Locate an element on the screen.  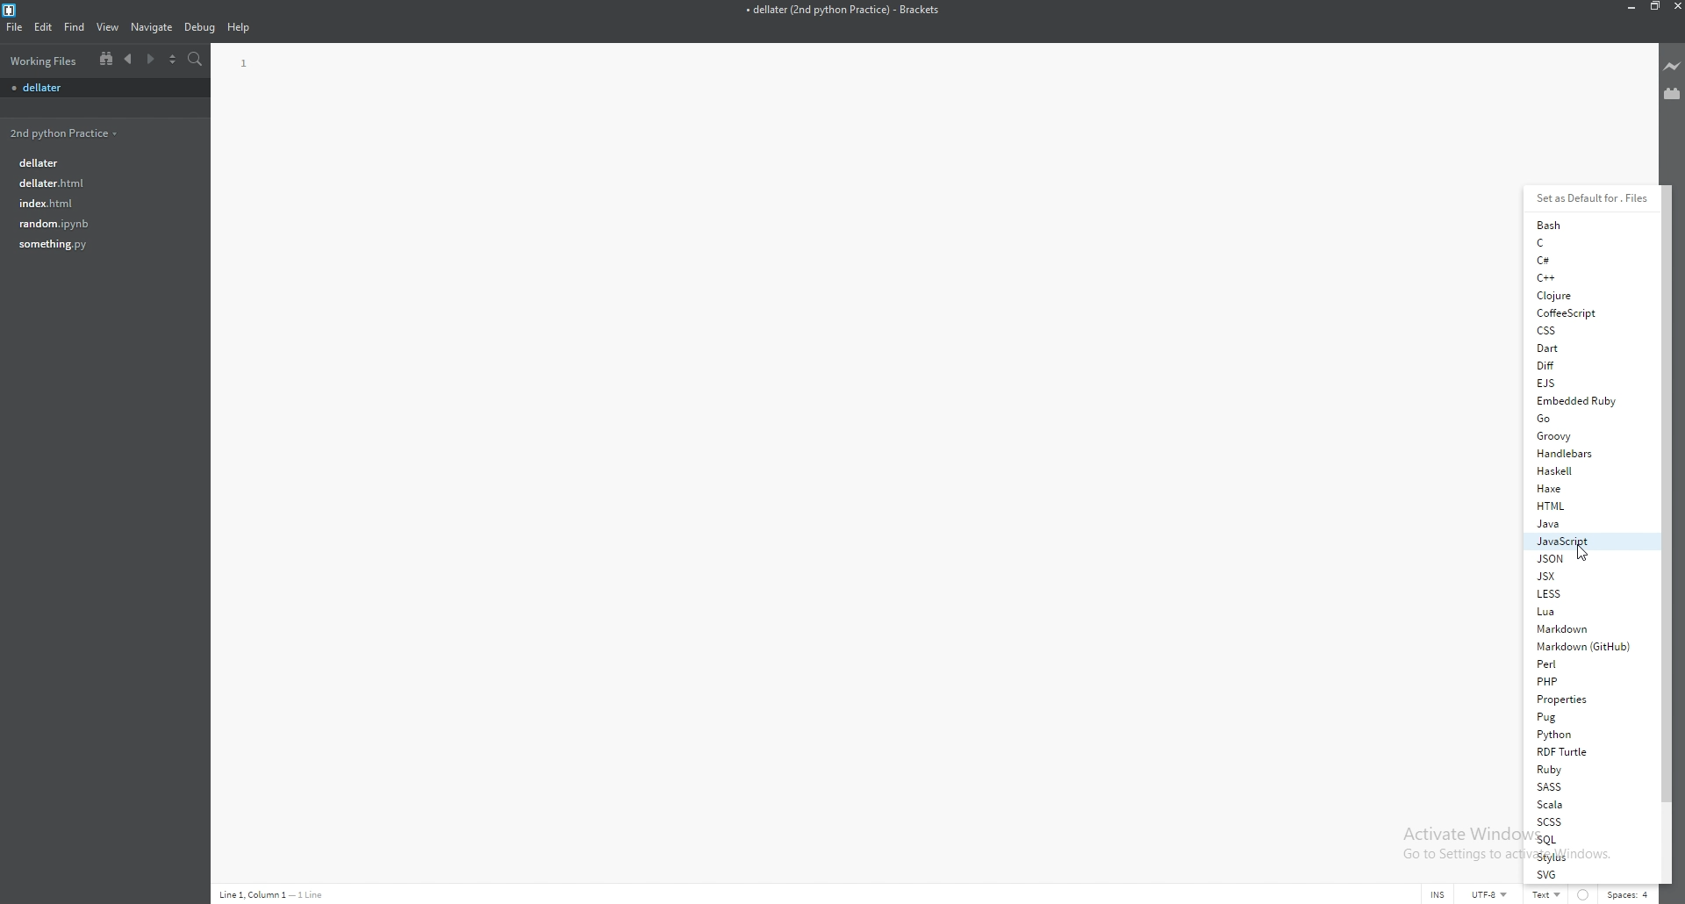
html is located at coordinates (1588, 505).